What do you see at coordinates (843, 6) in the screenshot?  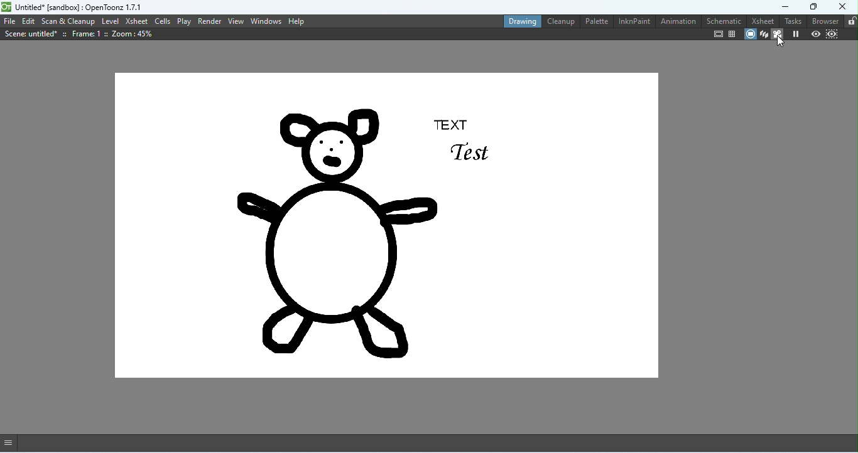 I see `close` at bounding box center [843, 6].